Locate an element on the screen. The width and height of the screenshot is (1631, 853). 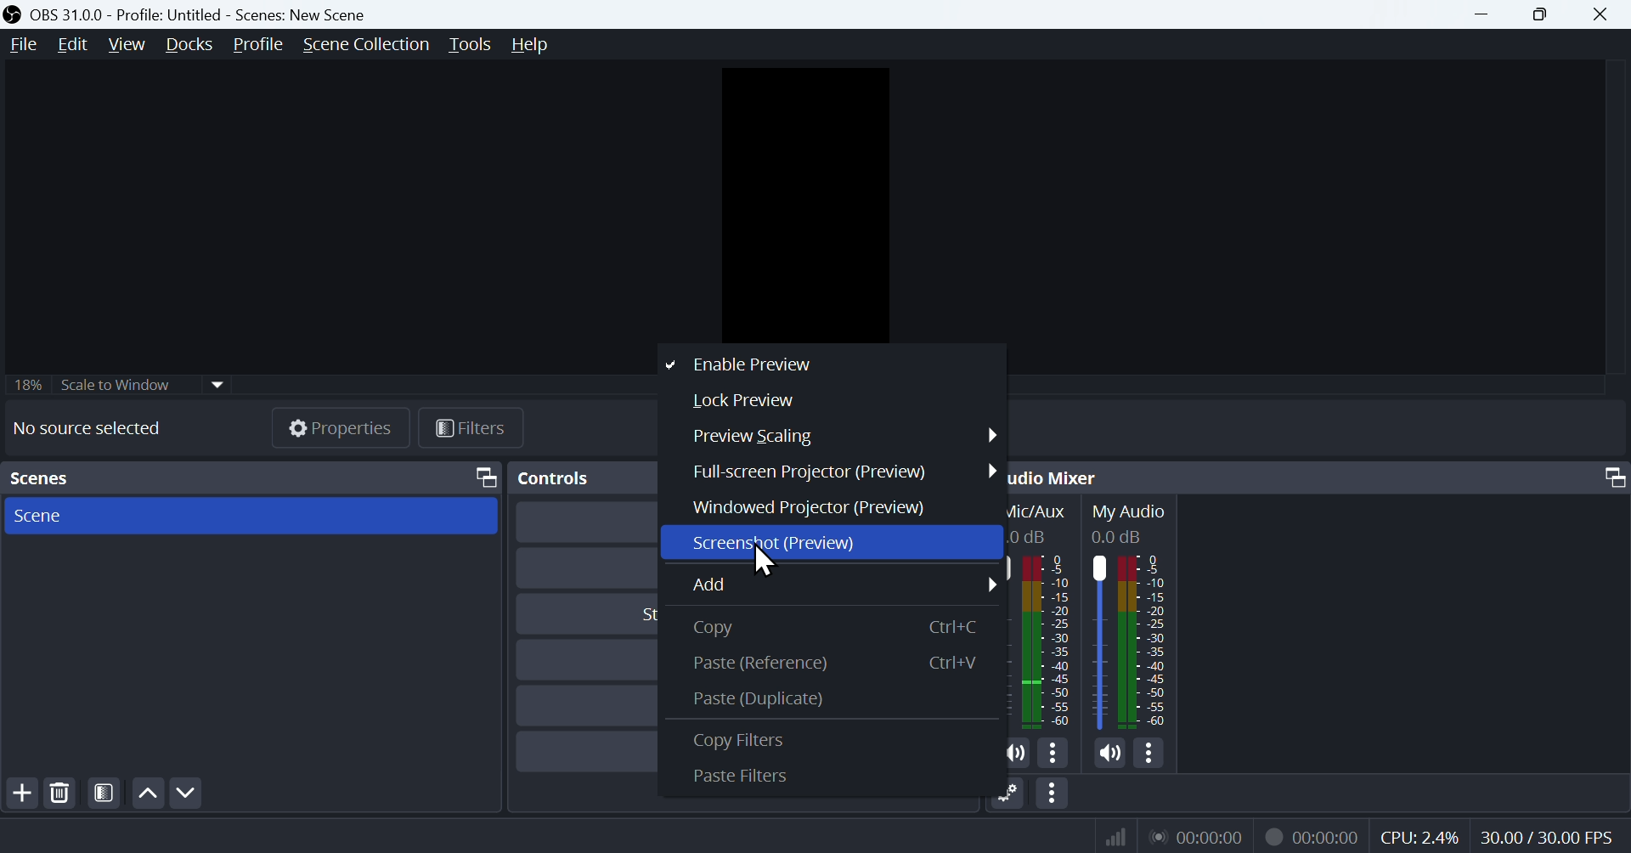
Help is located at coordinates (533, 47).